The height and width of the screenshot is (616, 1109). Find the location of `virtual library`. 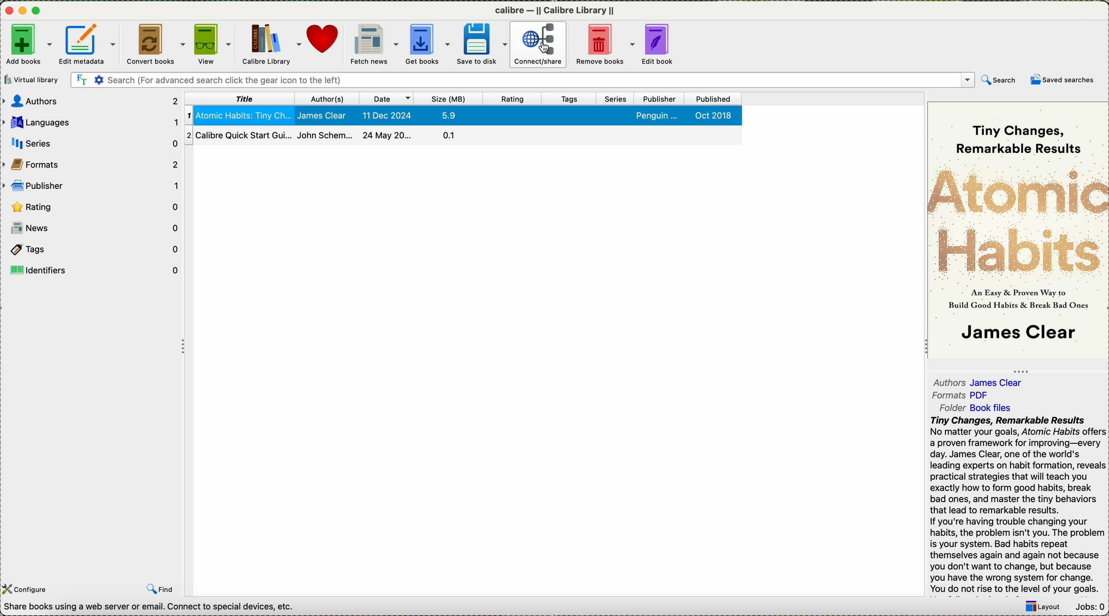

virtual library is located at coordinates (32, 80).